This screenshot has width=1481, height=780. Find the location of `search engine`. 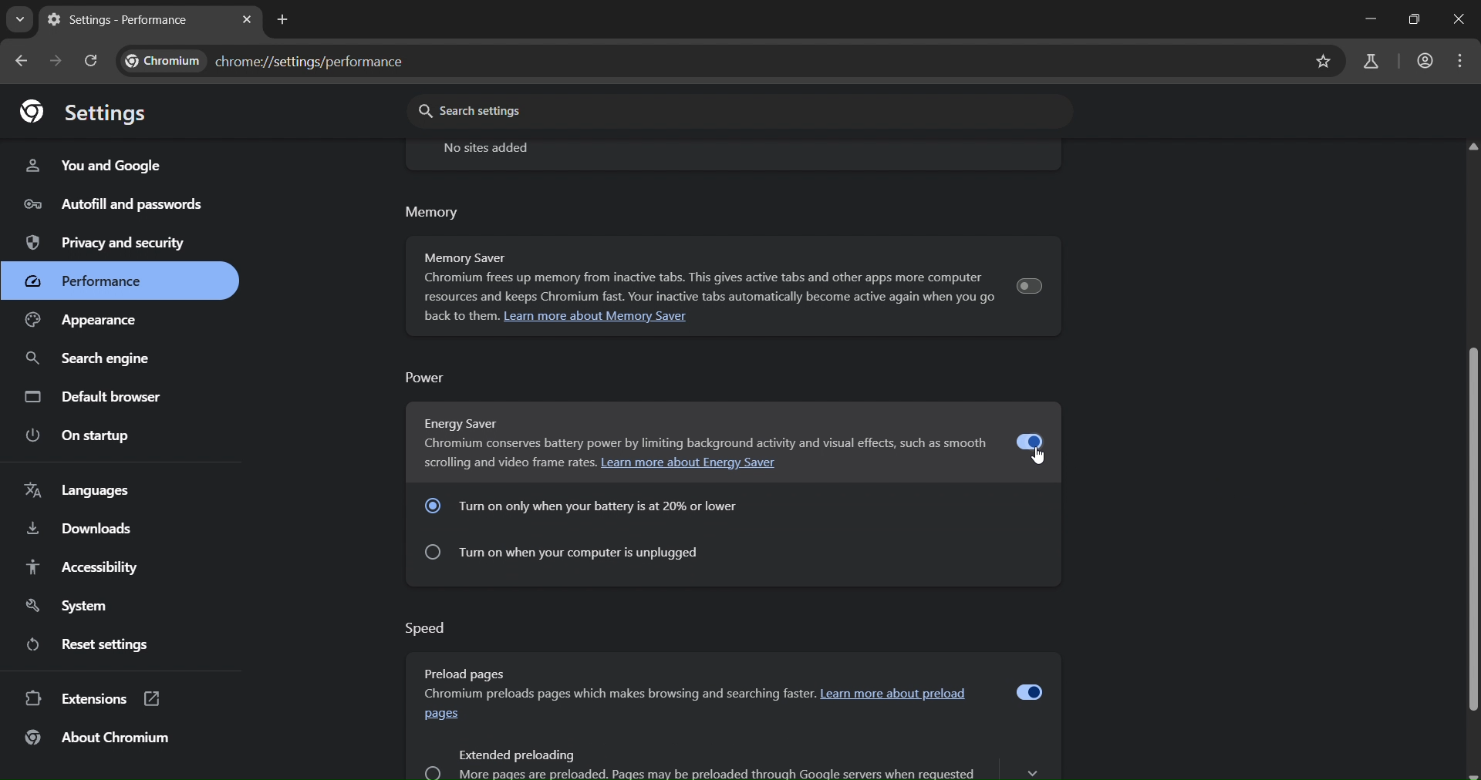

search engine is located at coordinates (97, 356).